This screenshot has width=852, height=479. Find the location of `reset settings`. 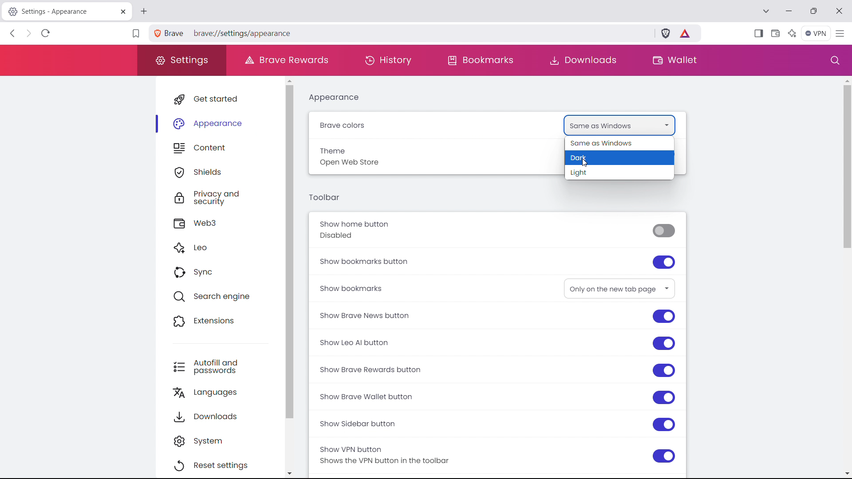

reset settings is located at coordinates (223, 463).